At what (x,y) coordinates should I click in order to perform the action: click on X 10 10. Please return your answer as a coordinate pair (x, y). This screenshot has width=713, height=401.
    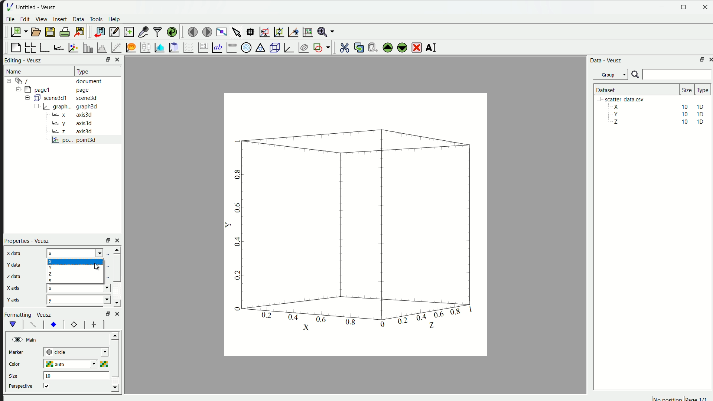
    Looking at the image, I should click on (656, 106).